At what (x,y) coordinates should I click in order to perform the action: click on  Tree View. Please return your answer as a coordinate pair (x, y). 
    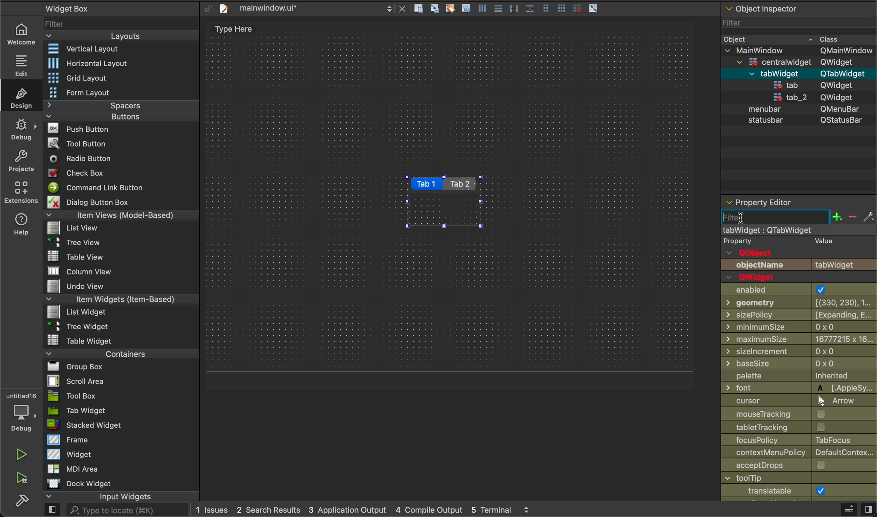
    Looking at the image, I should click on (75, 241).